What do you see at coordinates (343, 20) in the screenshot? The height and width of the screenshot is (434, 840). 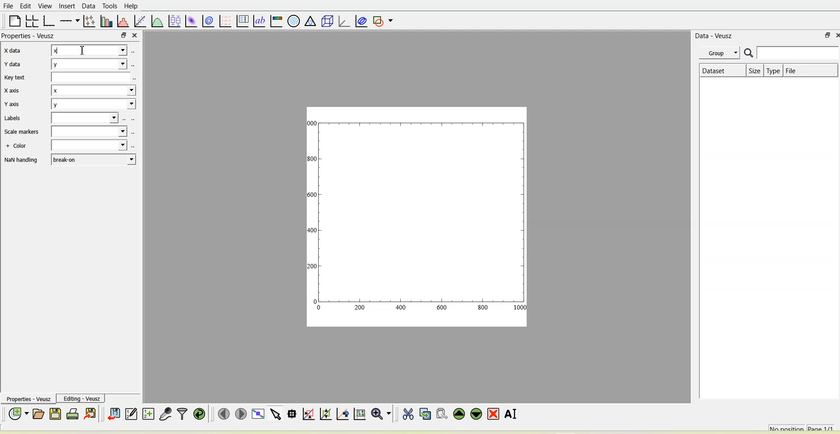 I see `3d graph` at bounding box center [343, 20].